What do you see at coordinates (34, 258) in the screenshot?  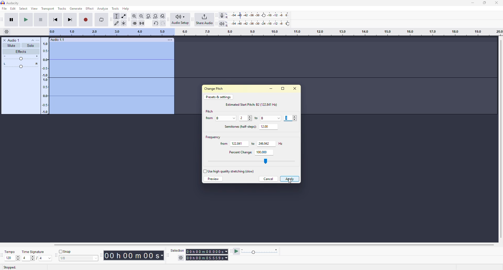 I see `select` at bounding box center [34, 258].